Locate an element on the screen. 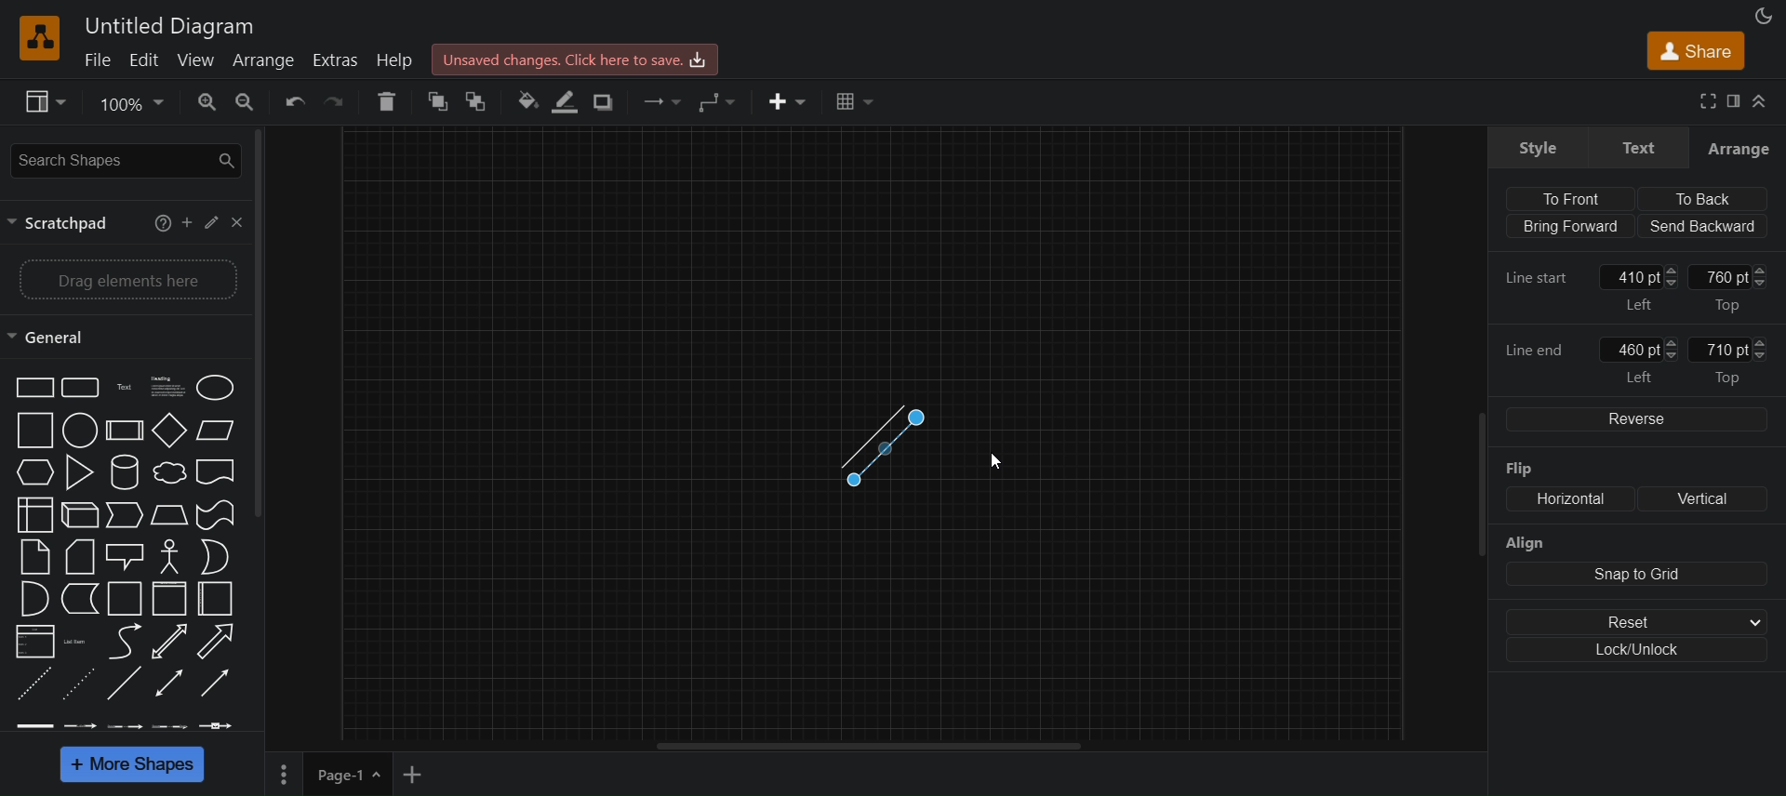 The image size is (1786, 796). Circle is located at coordinates (217, 386).